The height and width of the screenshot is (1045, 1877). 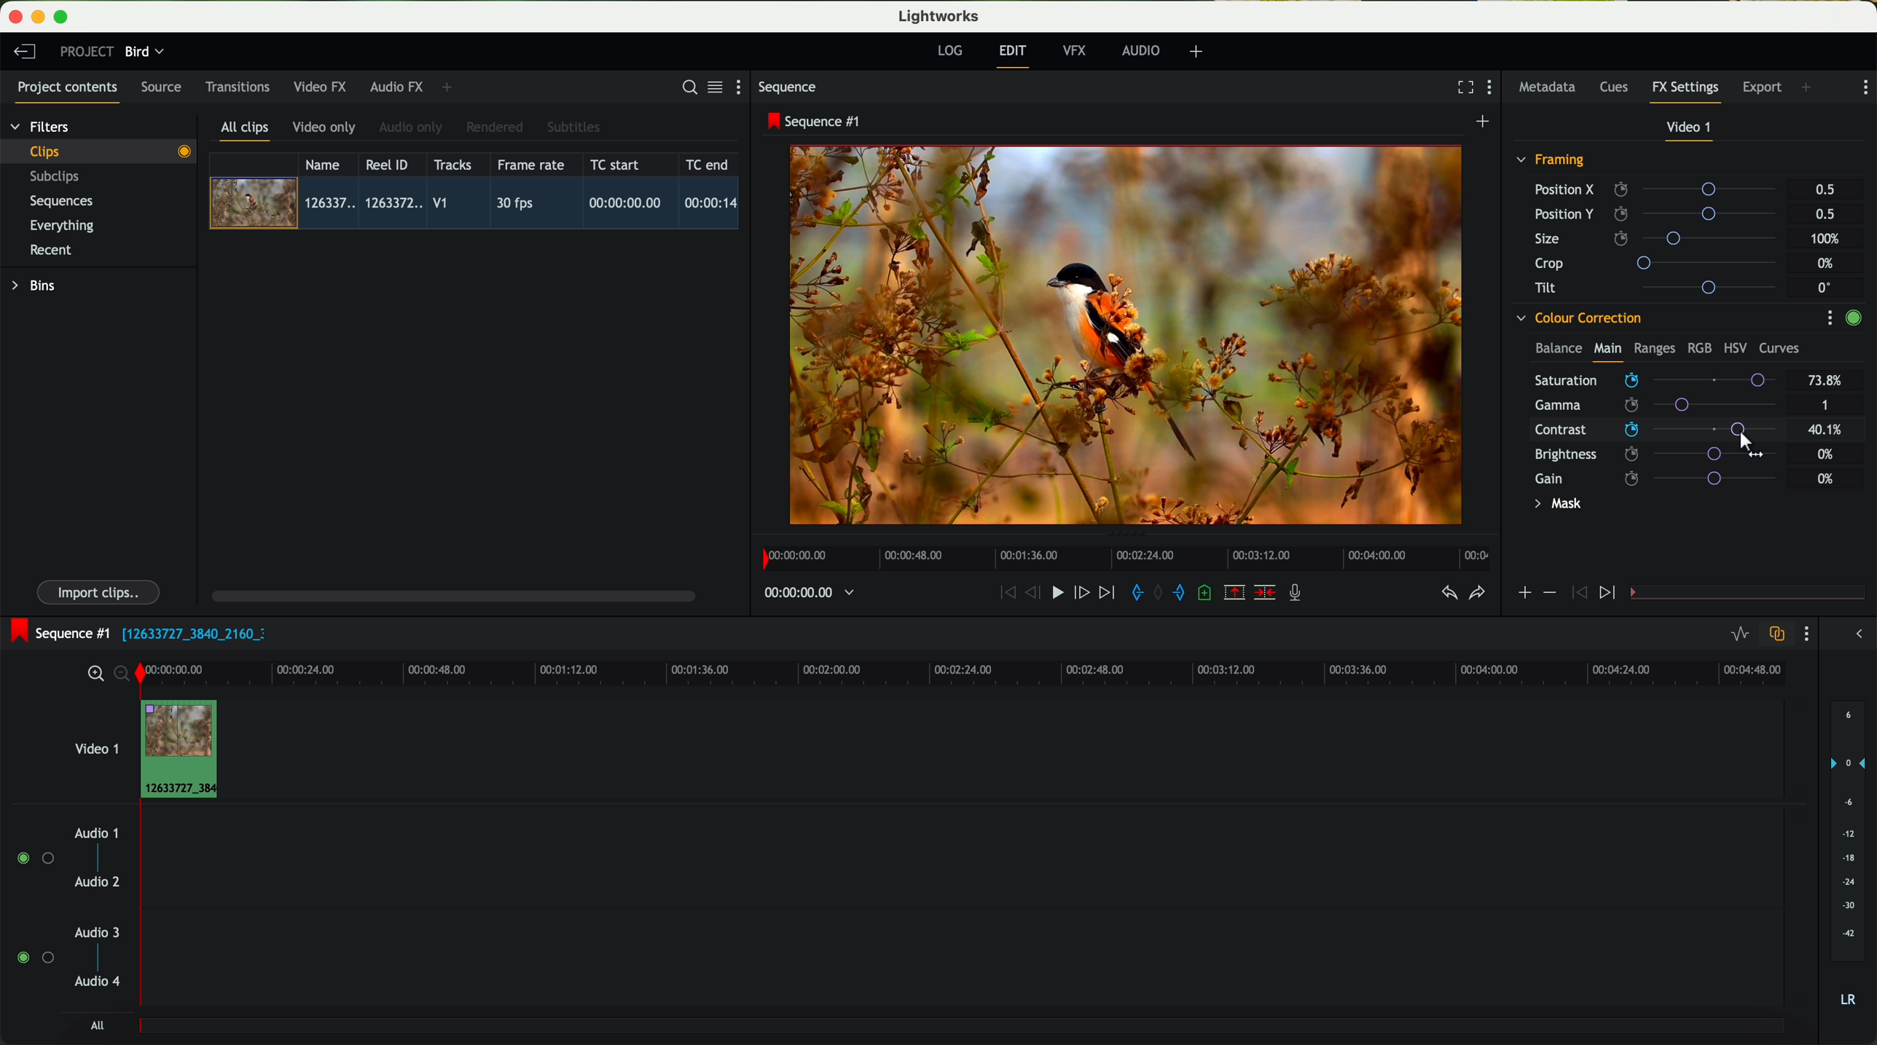 What do you see at coordinates (246, 132) in the screenshot?
I see `all clips` at bounding box center [246, 132].